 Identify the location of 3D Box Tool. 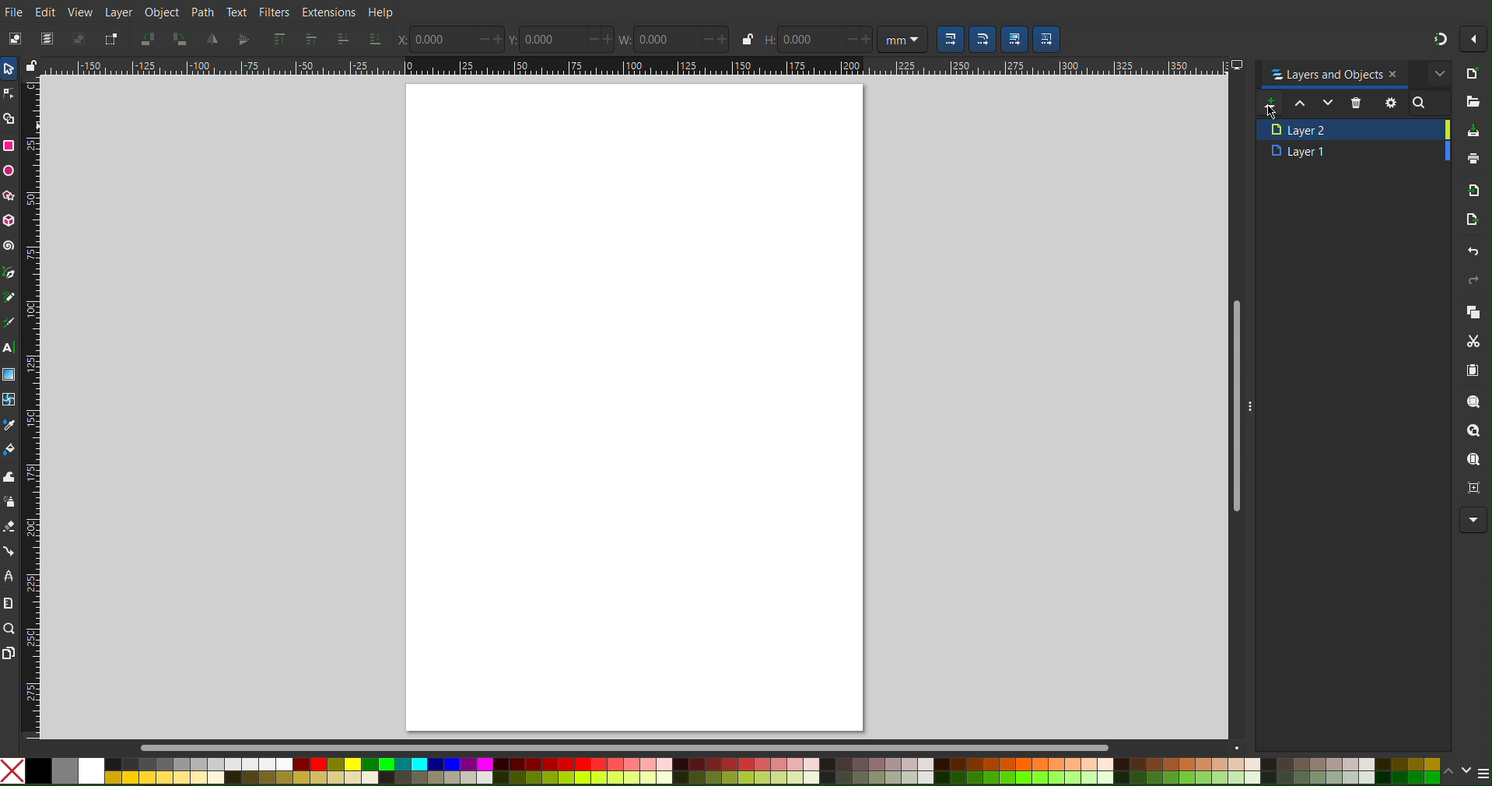
(14, 221).